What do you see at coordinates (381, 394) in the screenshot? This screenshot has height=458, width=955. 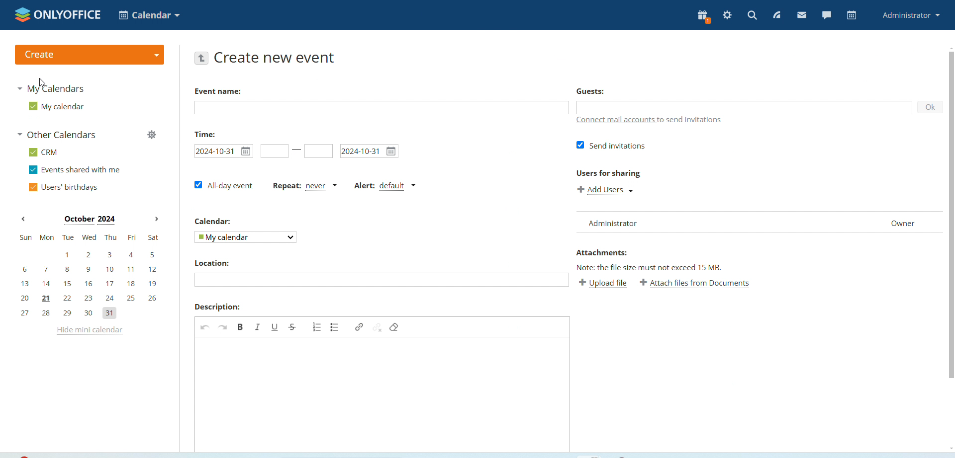 I see `edit description` at bounding box center [381, 394].